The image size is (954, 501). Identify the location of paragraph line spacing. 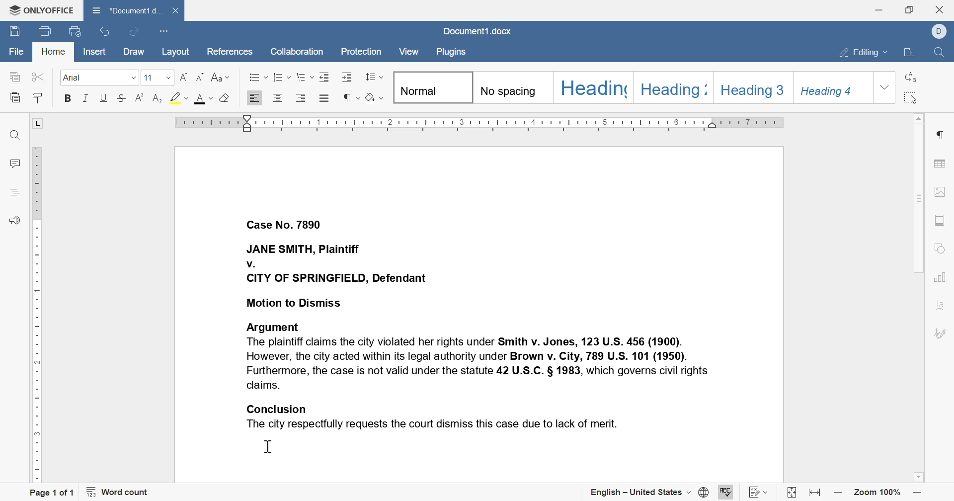
(374, 77).